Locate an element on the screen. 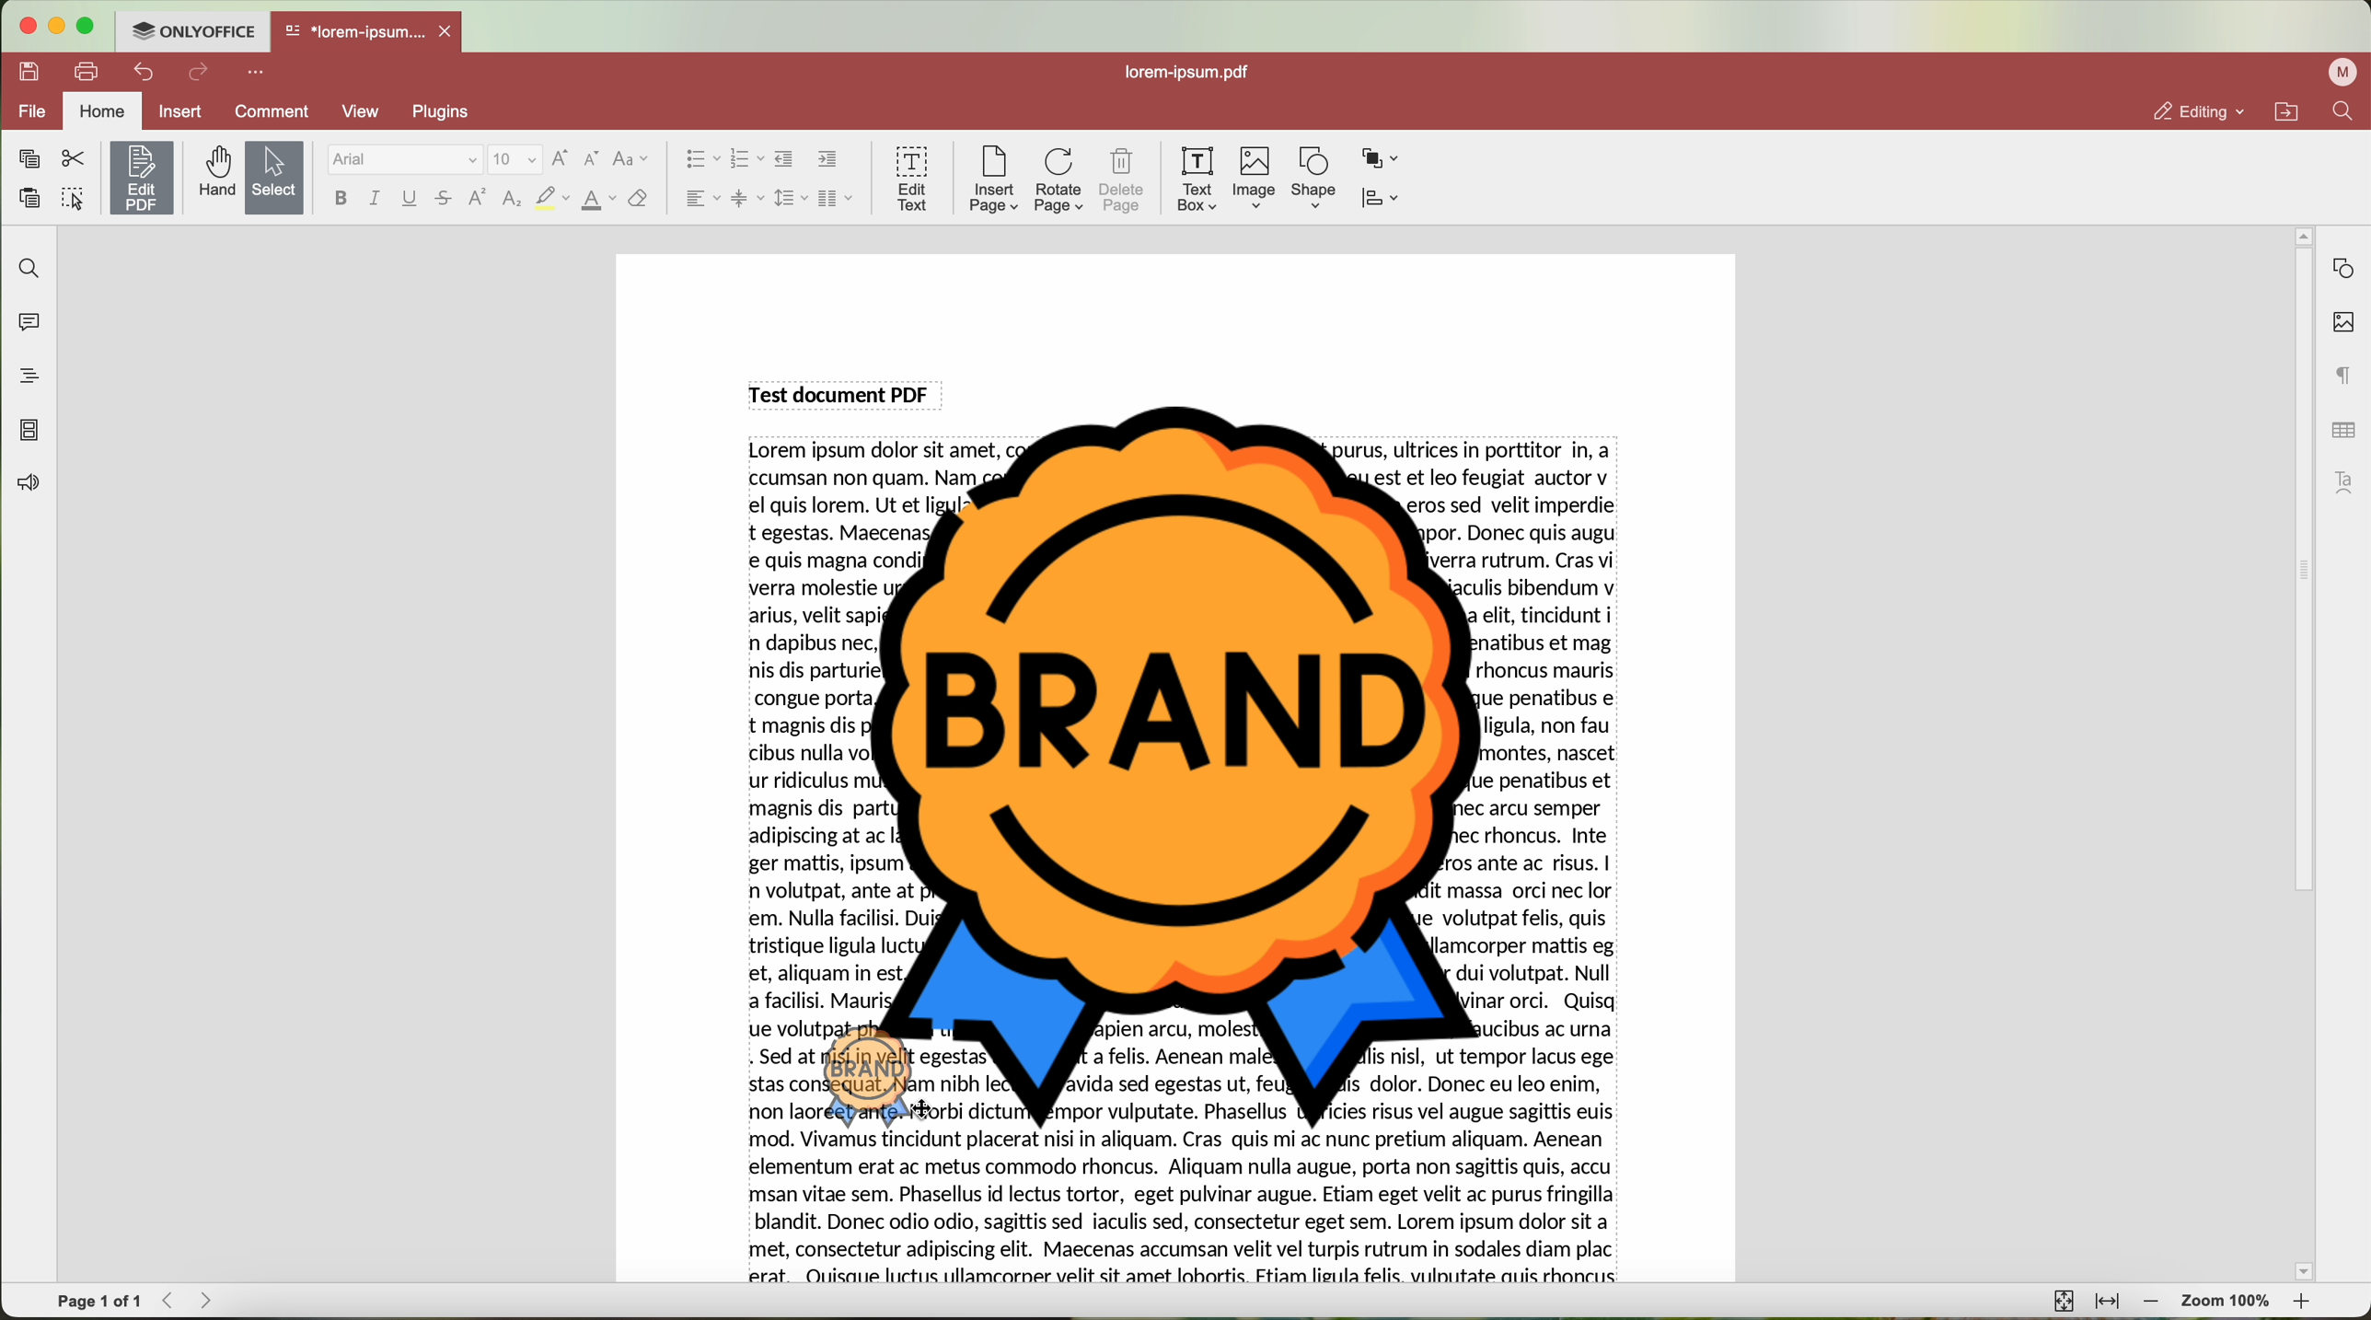  strikeout is located at coordinates (445, 200).